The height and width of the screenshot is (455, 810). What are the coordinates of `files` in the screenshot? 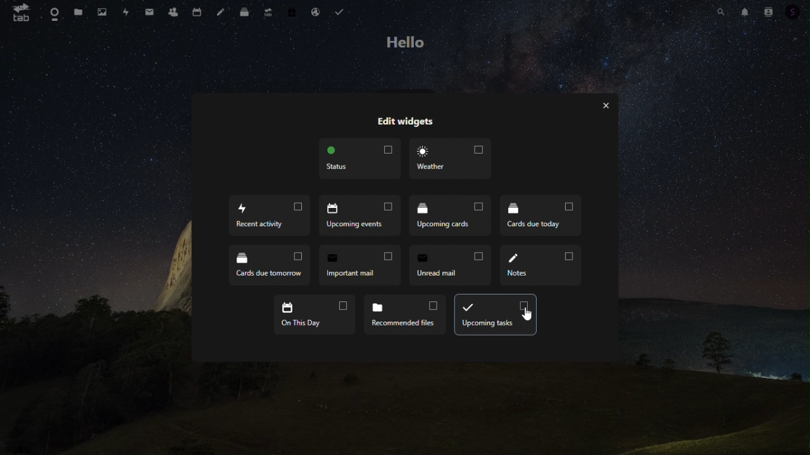 It's located at (78, 12).